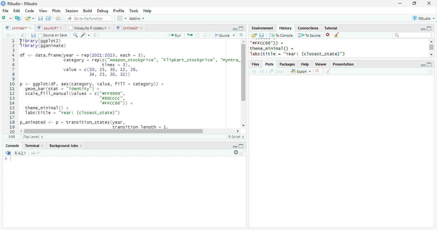 This screenshot has width=437, height=230. I want to click on scroll down, so click(431, 55).